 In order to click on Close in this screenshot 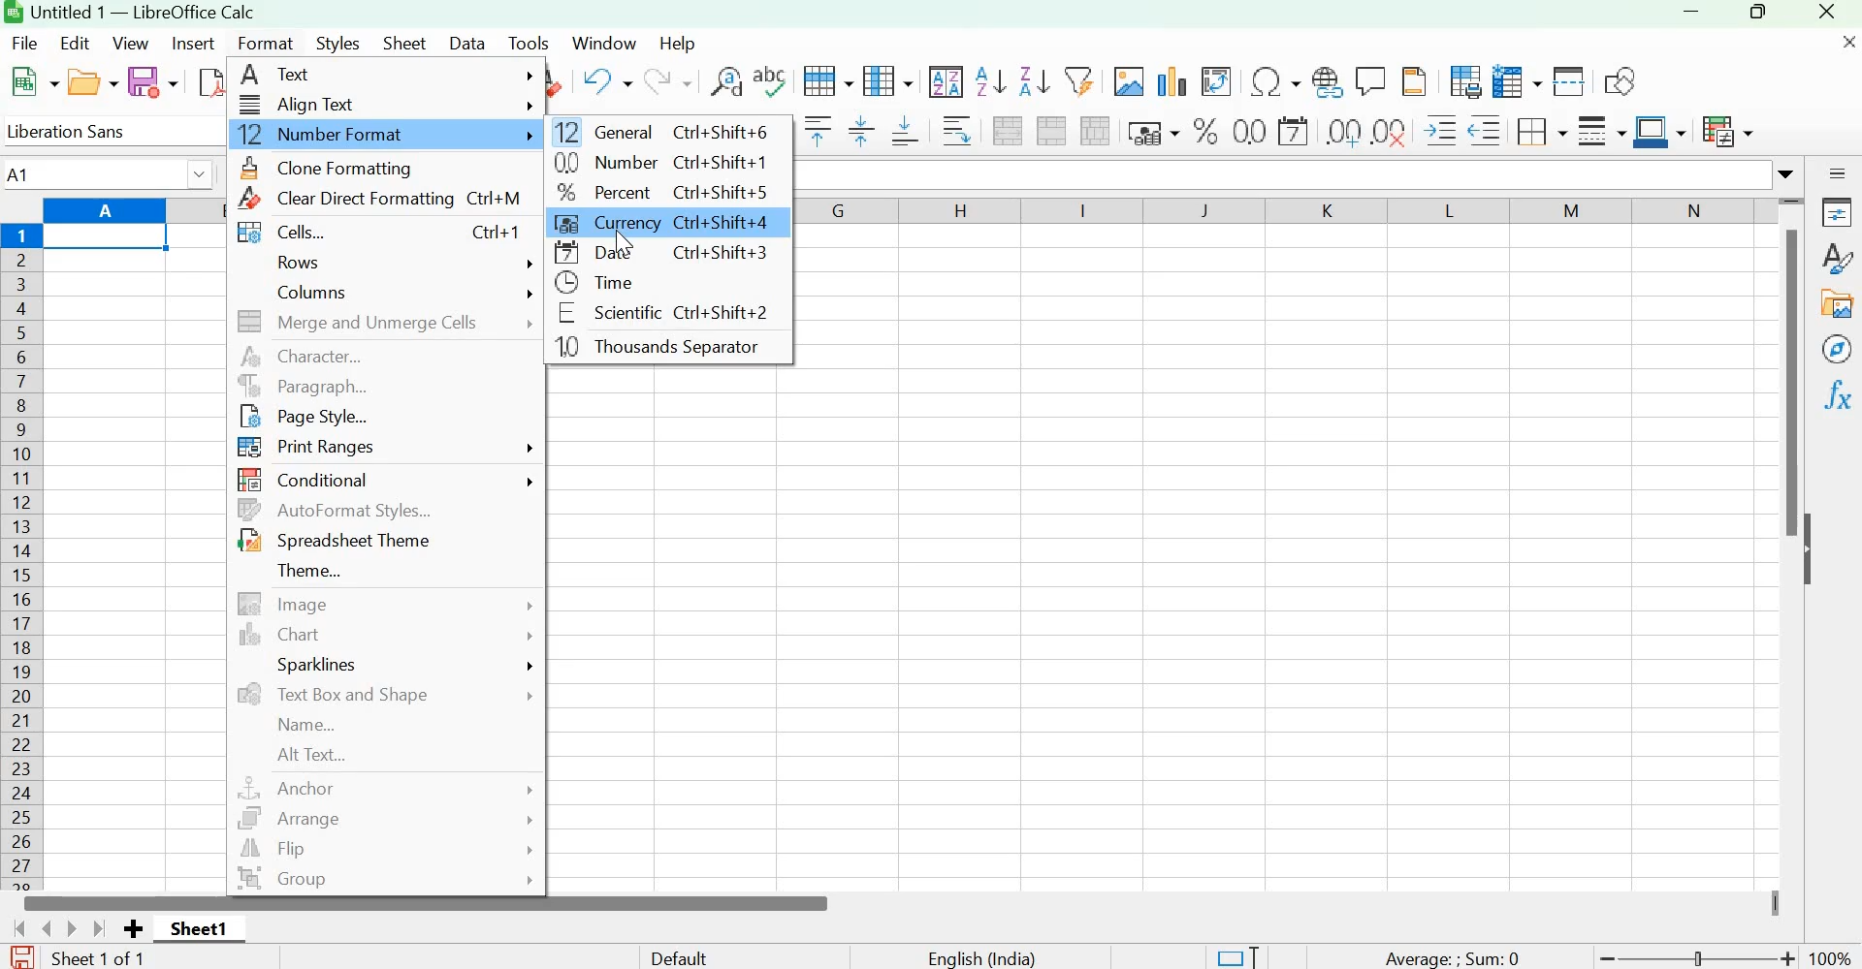, I will do `click(1830, 14)`.